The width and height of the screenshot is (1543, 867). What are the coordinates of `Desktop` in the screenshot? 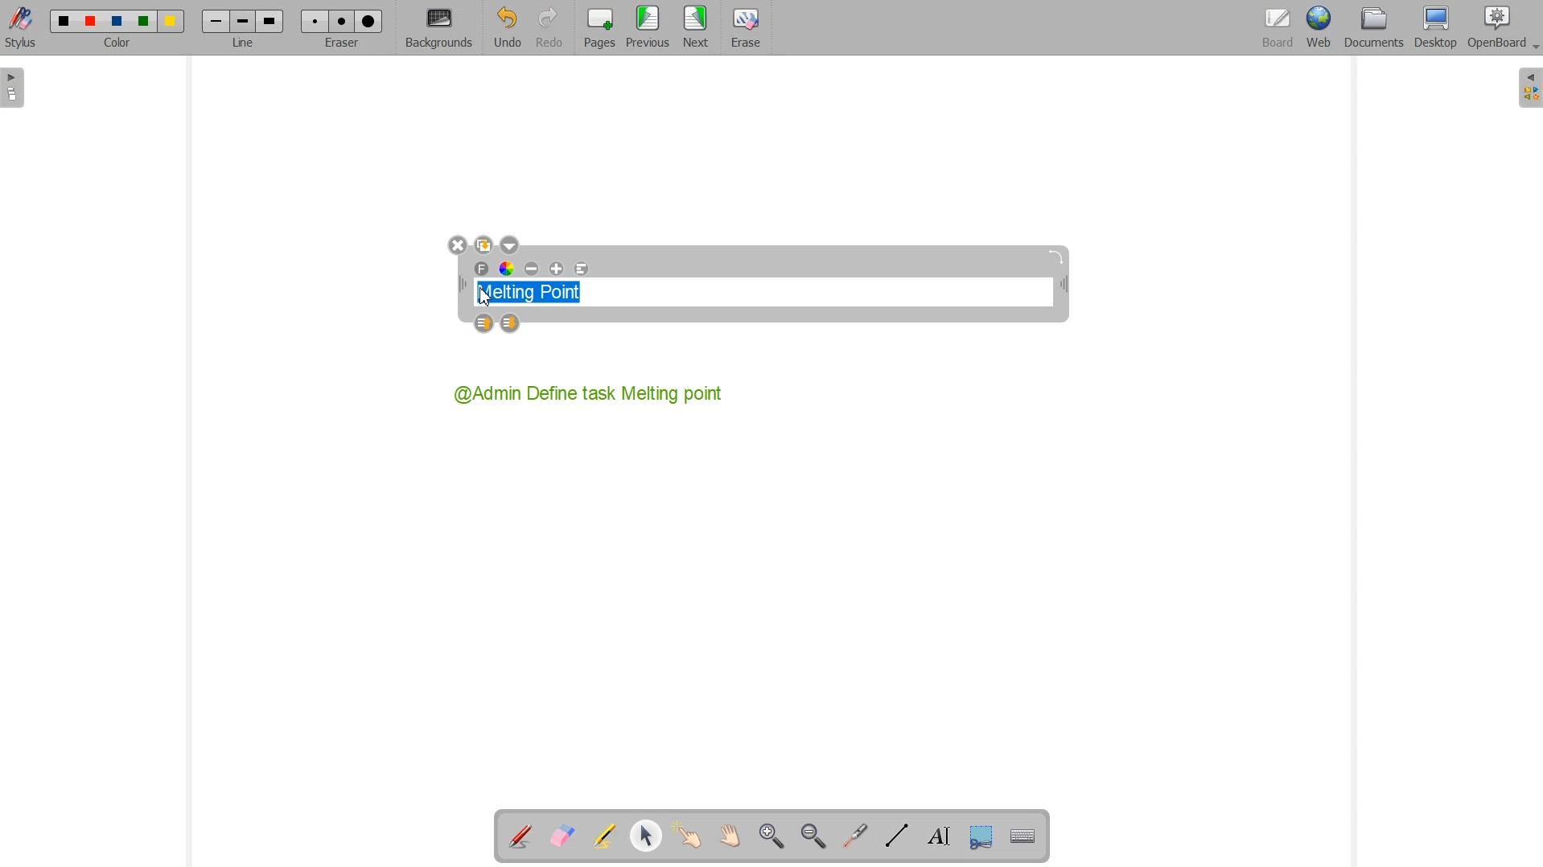 It's located at (1437, 28).